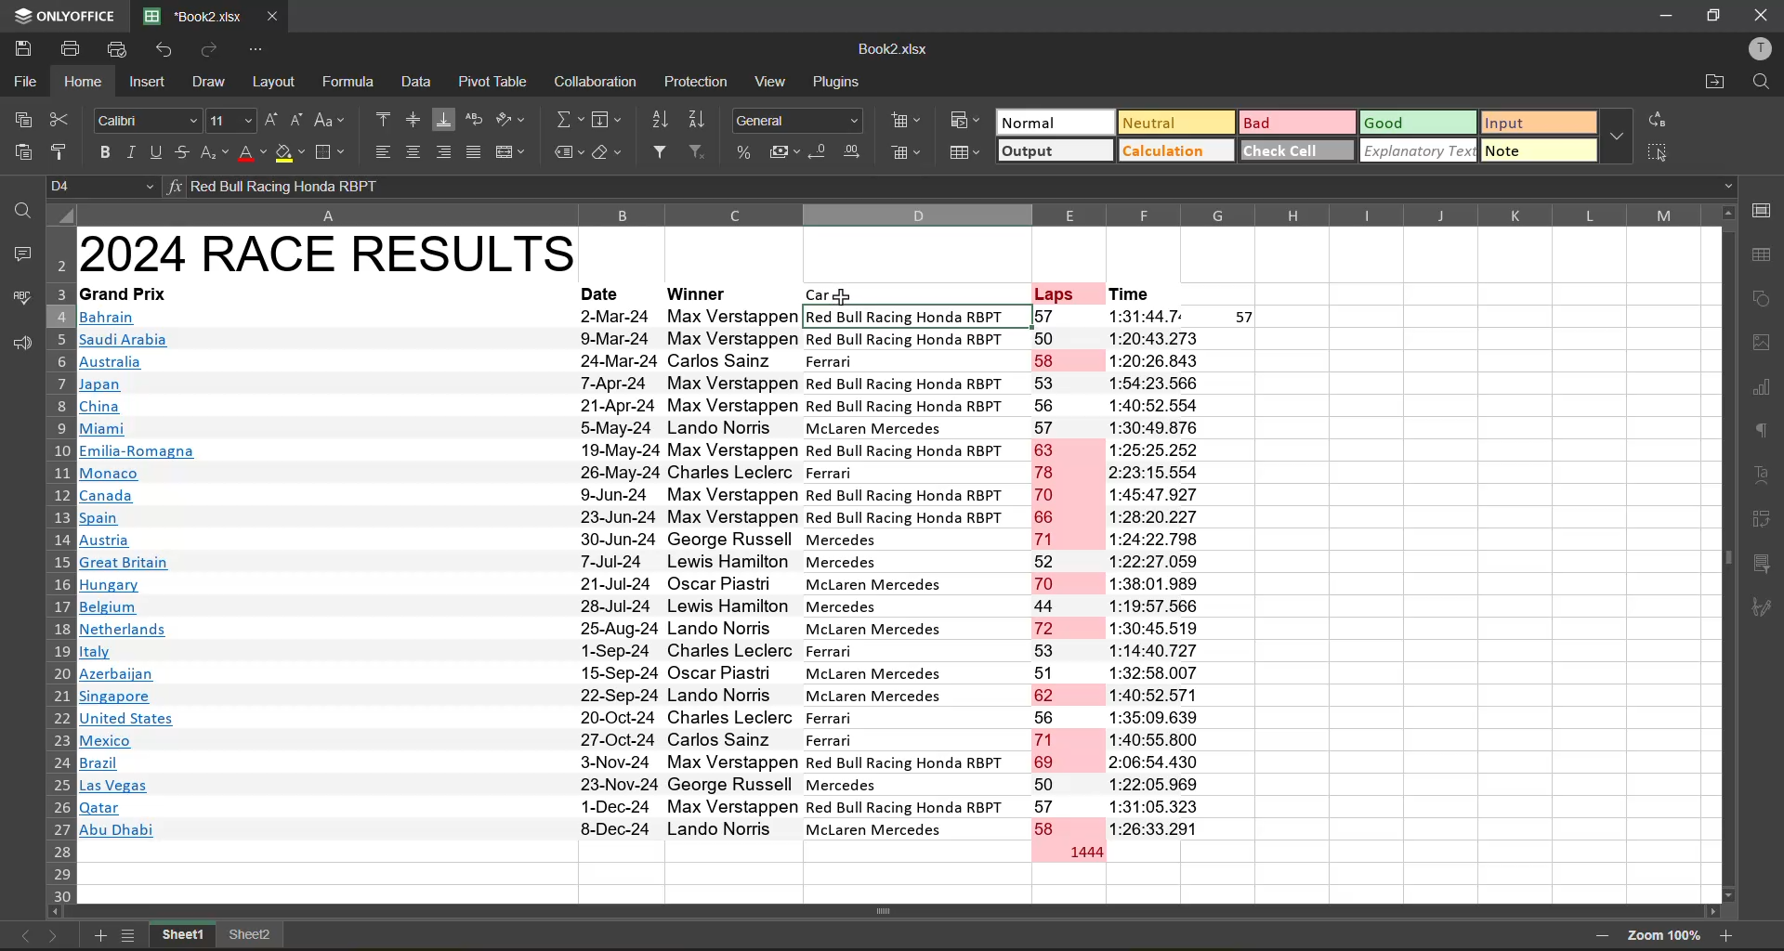  I want to click on copy style, so click(61, 151).